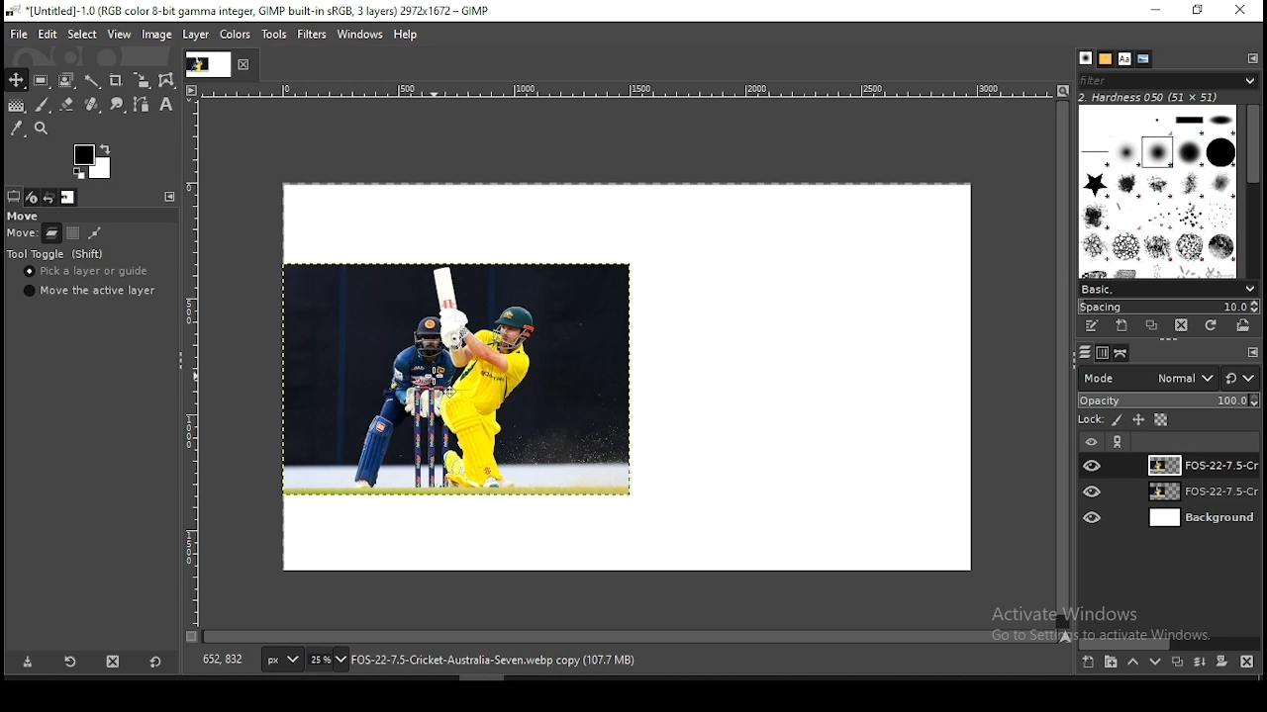  Describe the element at coordinates (1121, 325) in the screenshot. I see `create a new brush` at that location.